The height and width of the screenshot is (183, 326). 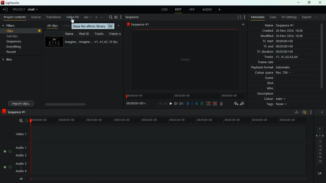 What do you see at coordinates (166, 120) in the screenshot?
I see `time` at bounding box center [166, 120].